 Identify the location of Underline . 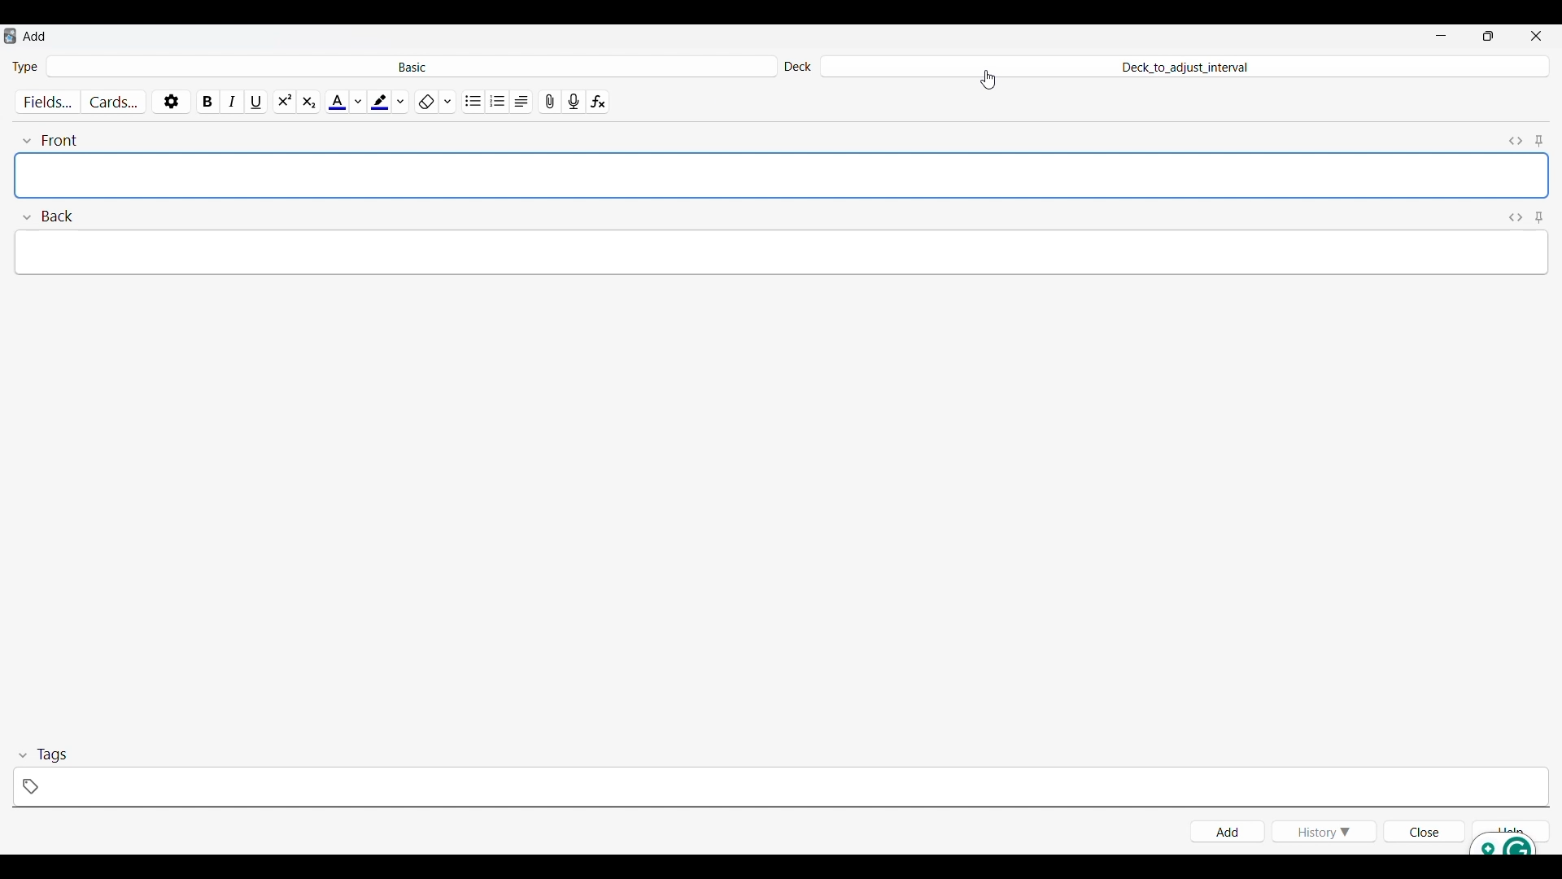
(258, 101).